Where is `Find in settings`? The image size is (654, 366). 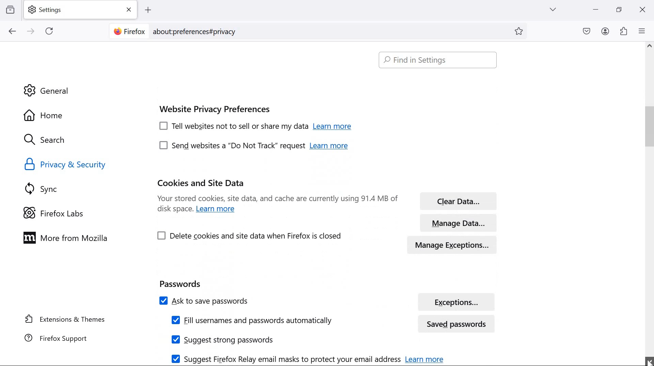
Find in settings is located at coordinates (439, 60).